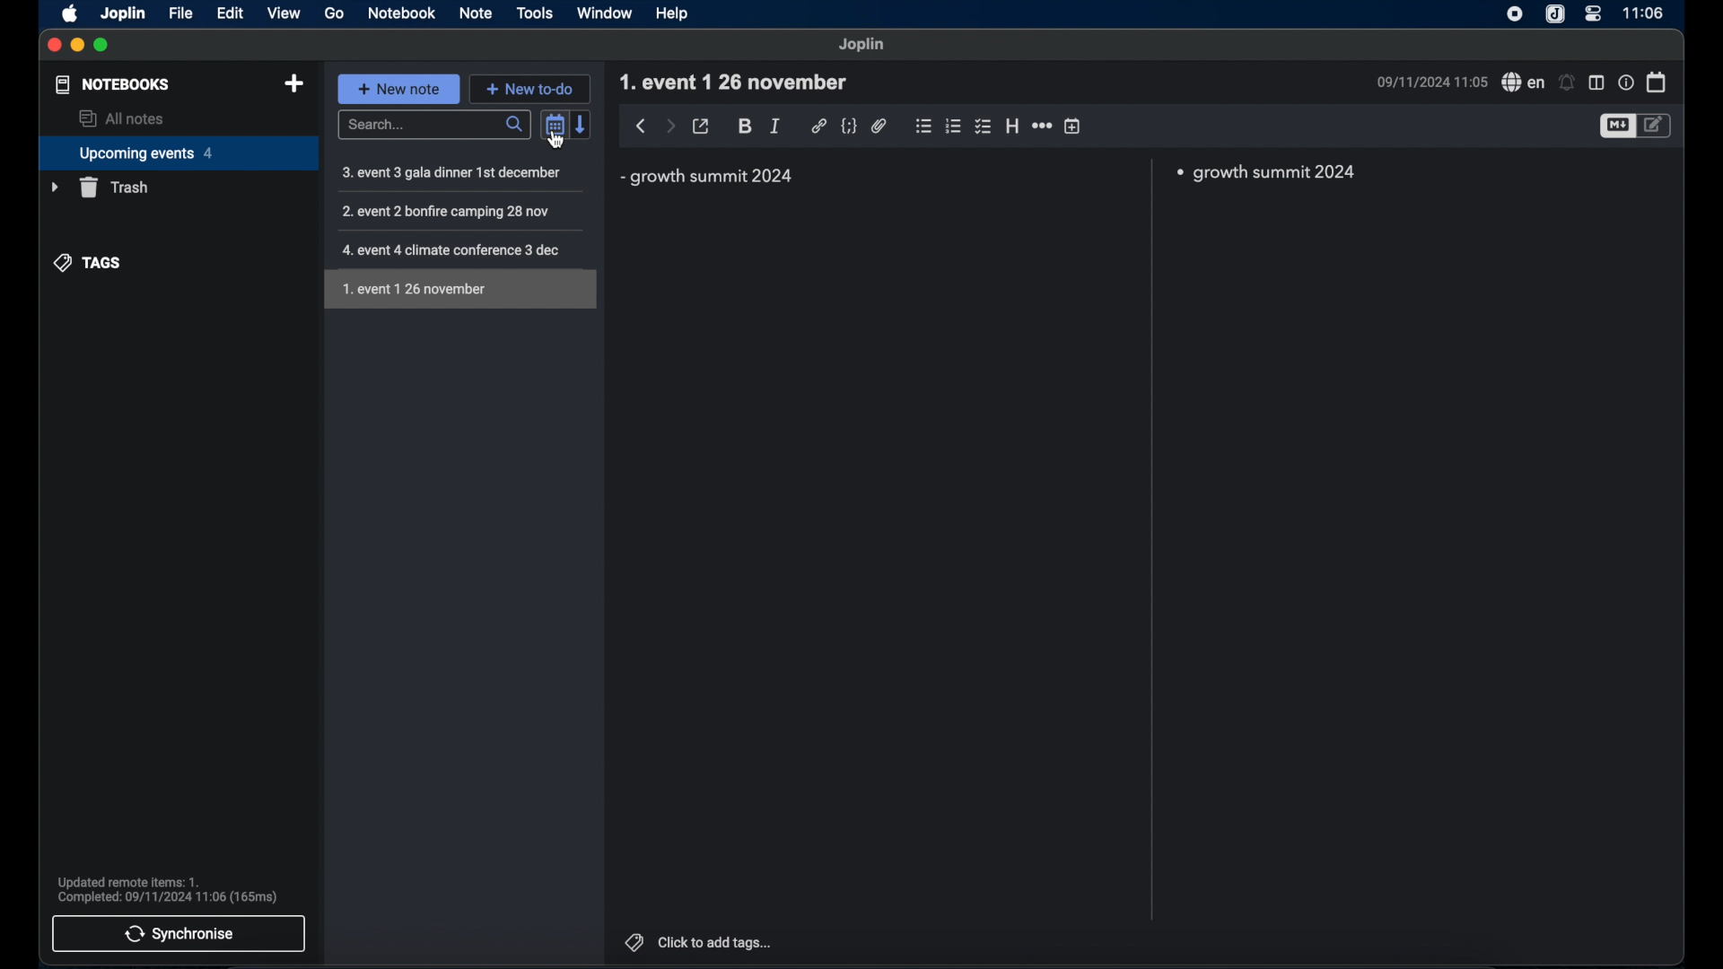 The height and width of the screenshot is (969, 1723). I want to click on numbered list, so click(954, 127).